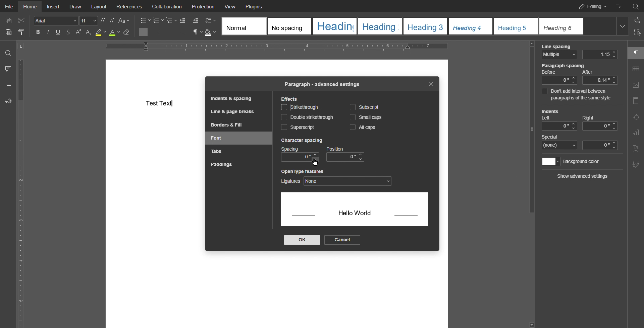 This screenshot has height=328, width=644. Describe the element at coordinates (422, 26) in the screenshot. I see `Headings Templates` at that location.